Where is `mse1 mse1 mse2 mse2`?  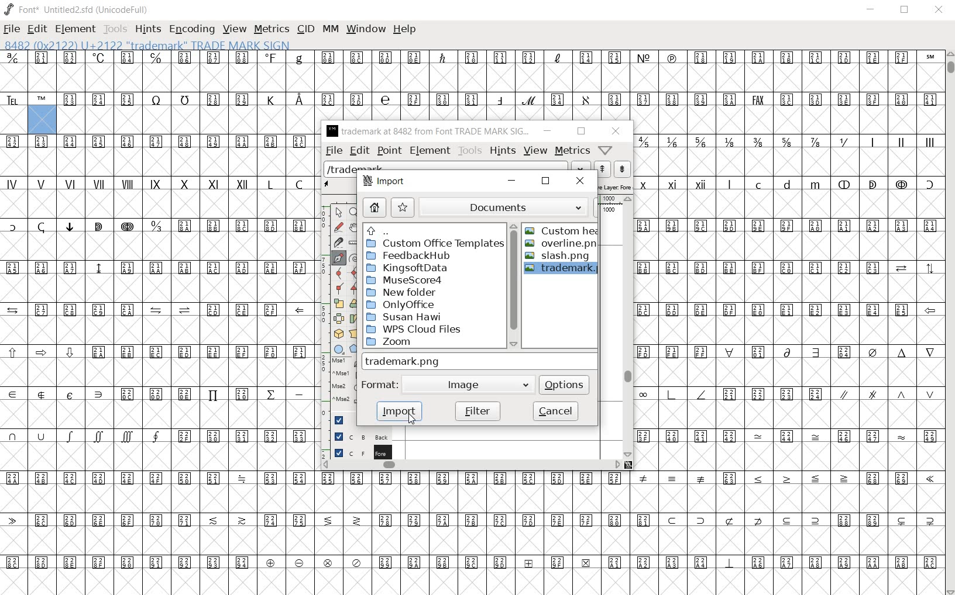
mse1 mse1 mse2 mse2 is located at coordinates (338, 382).